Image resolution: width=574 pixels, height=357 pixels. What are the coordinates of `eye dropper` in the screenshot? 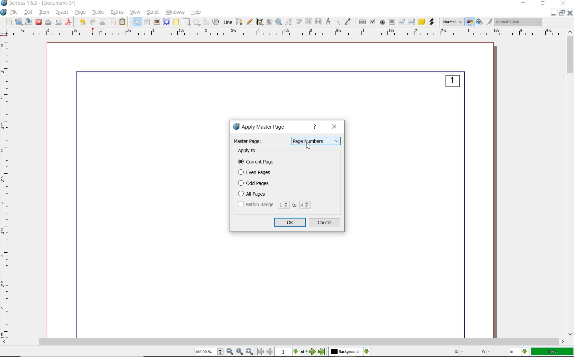 It's located at (348, 22).